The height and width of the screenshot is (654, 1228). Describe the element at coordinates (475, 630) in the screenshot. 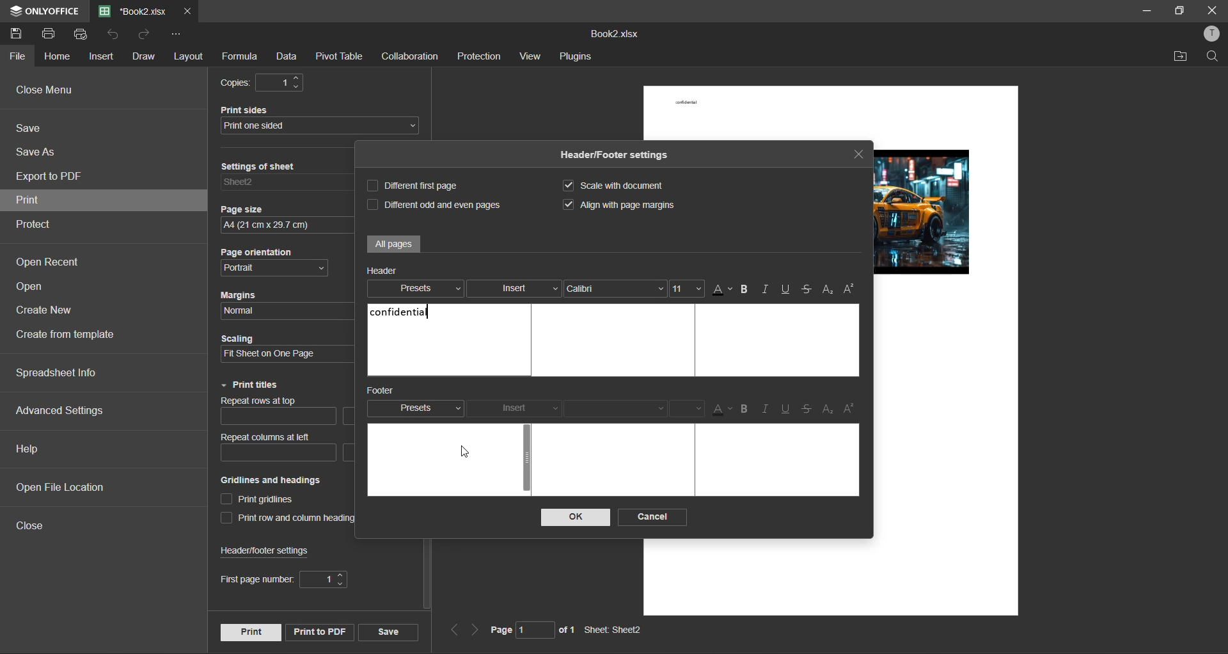

I see `next` at that location.